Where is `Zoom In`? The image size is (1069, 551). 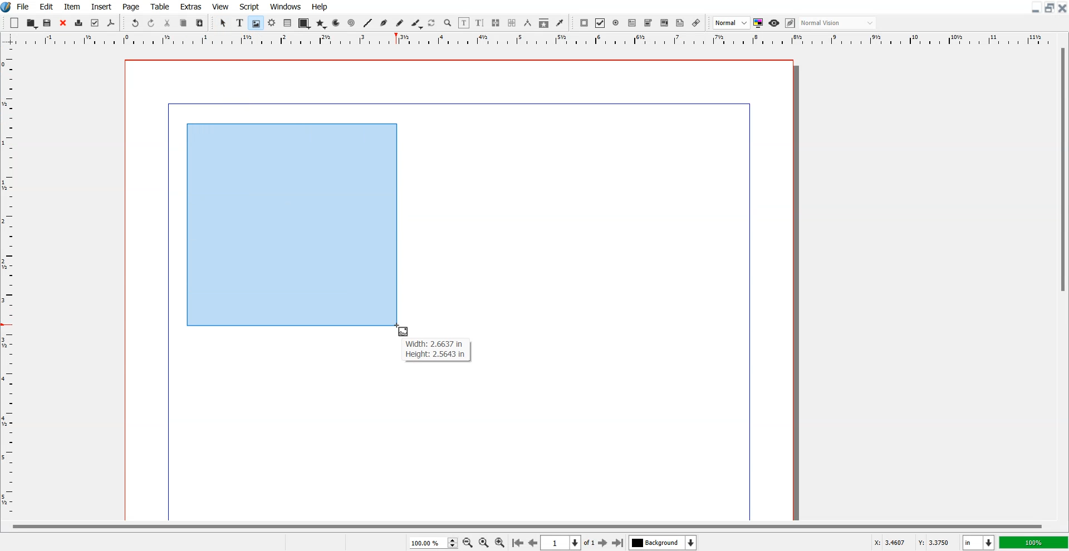
Zoom In is located at coordinates (501, 542).